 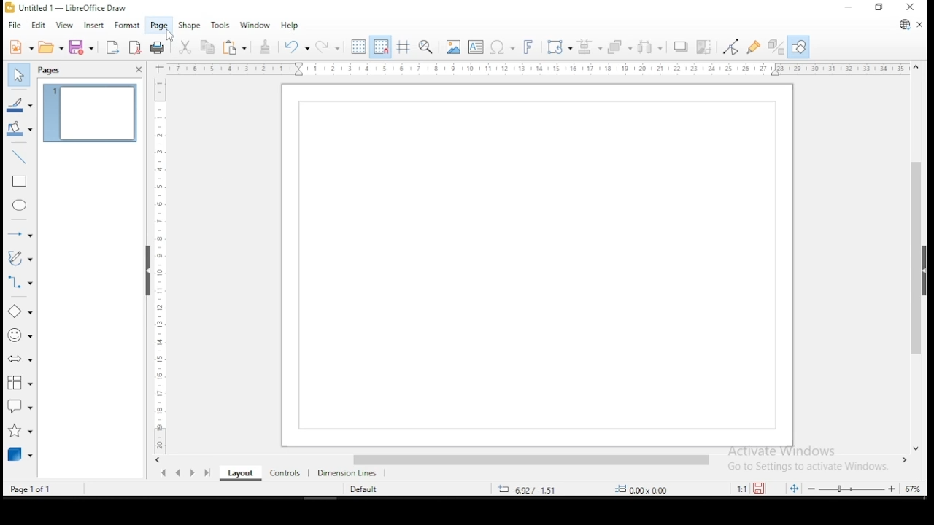 I want to click on 3D objects, so click(x=20, y=455).